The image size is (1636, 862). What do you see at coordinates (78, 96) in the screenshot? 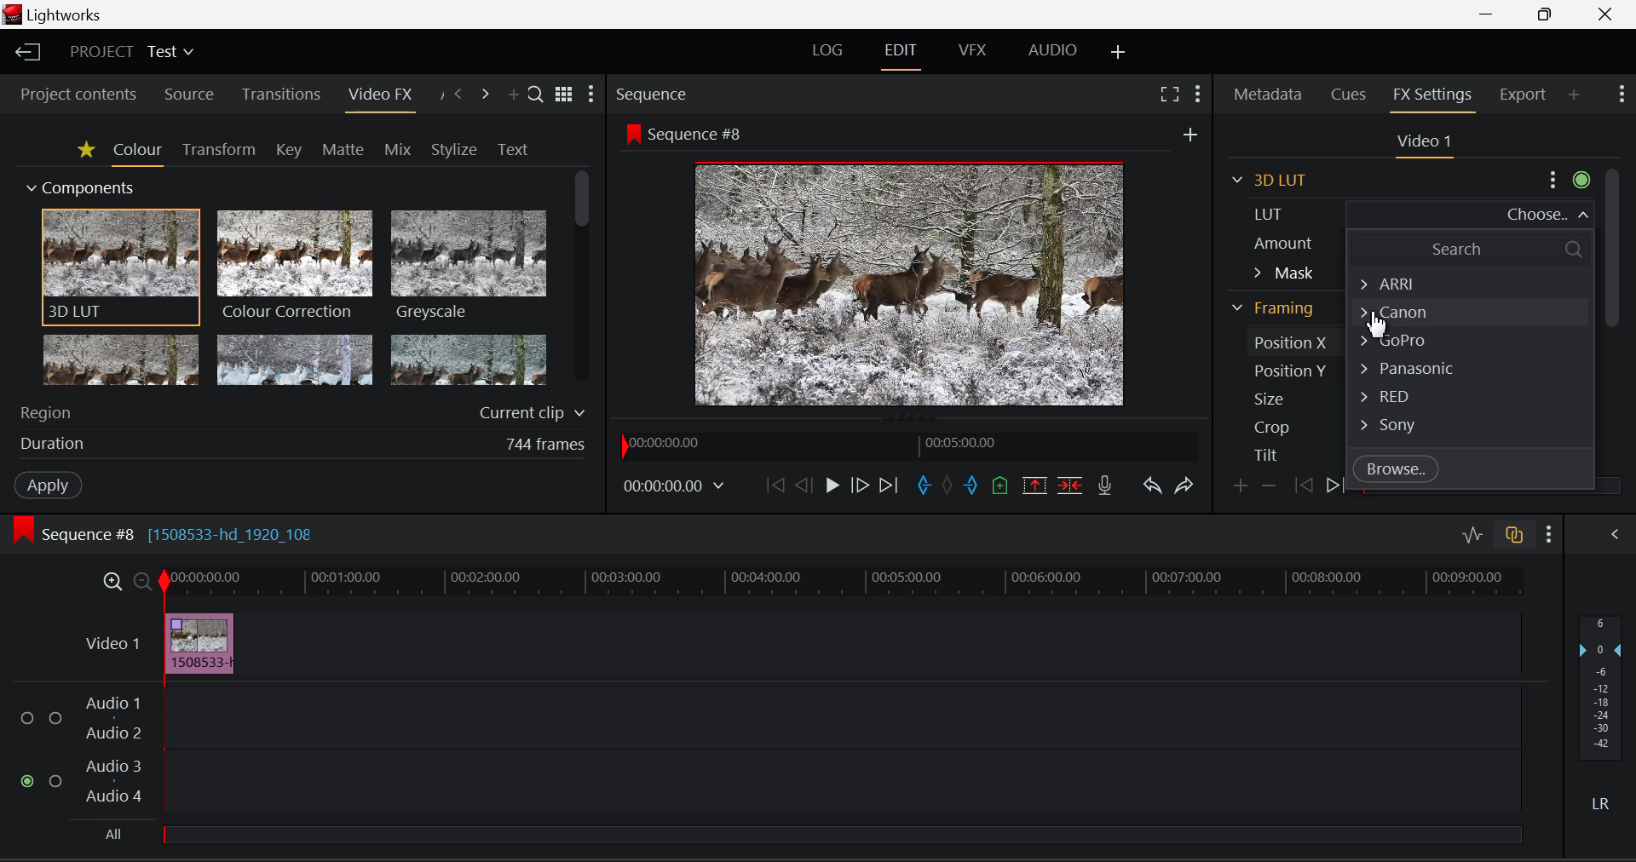
I see `Project contents` at bounding box center [78, 96].